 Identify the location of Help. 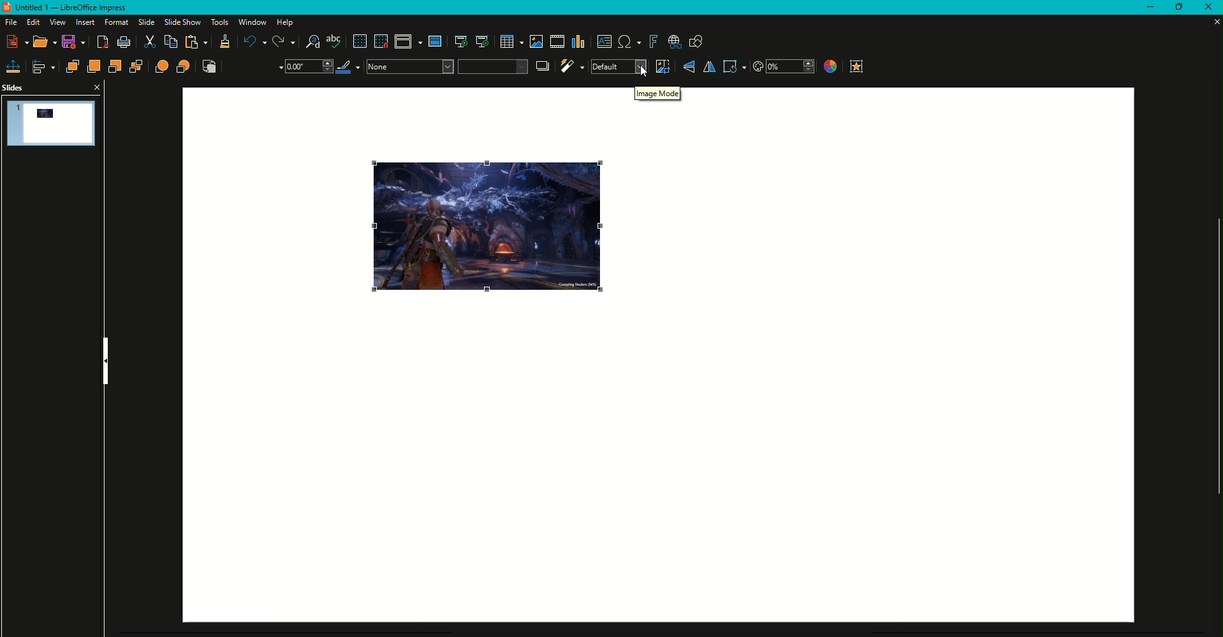
(288, 22).